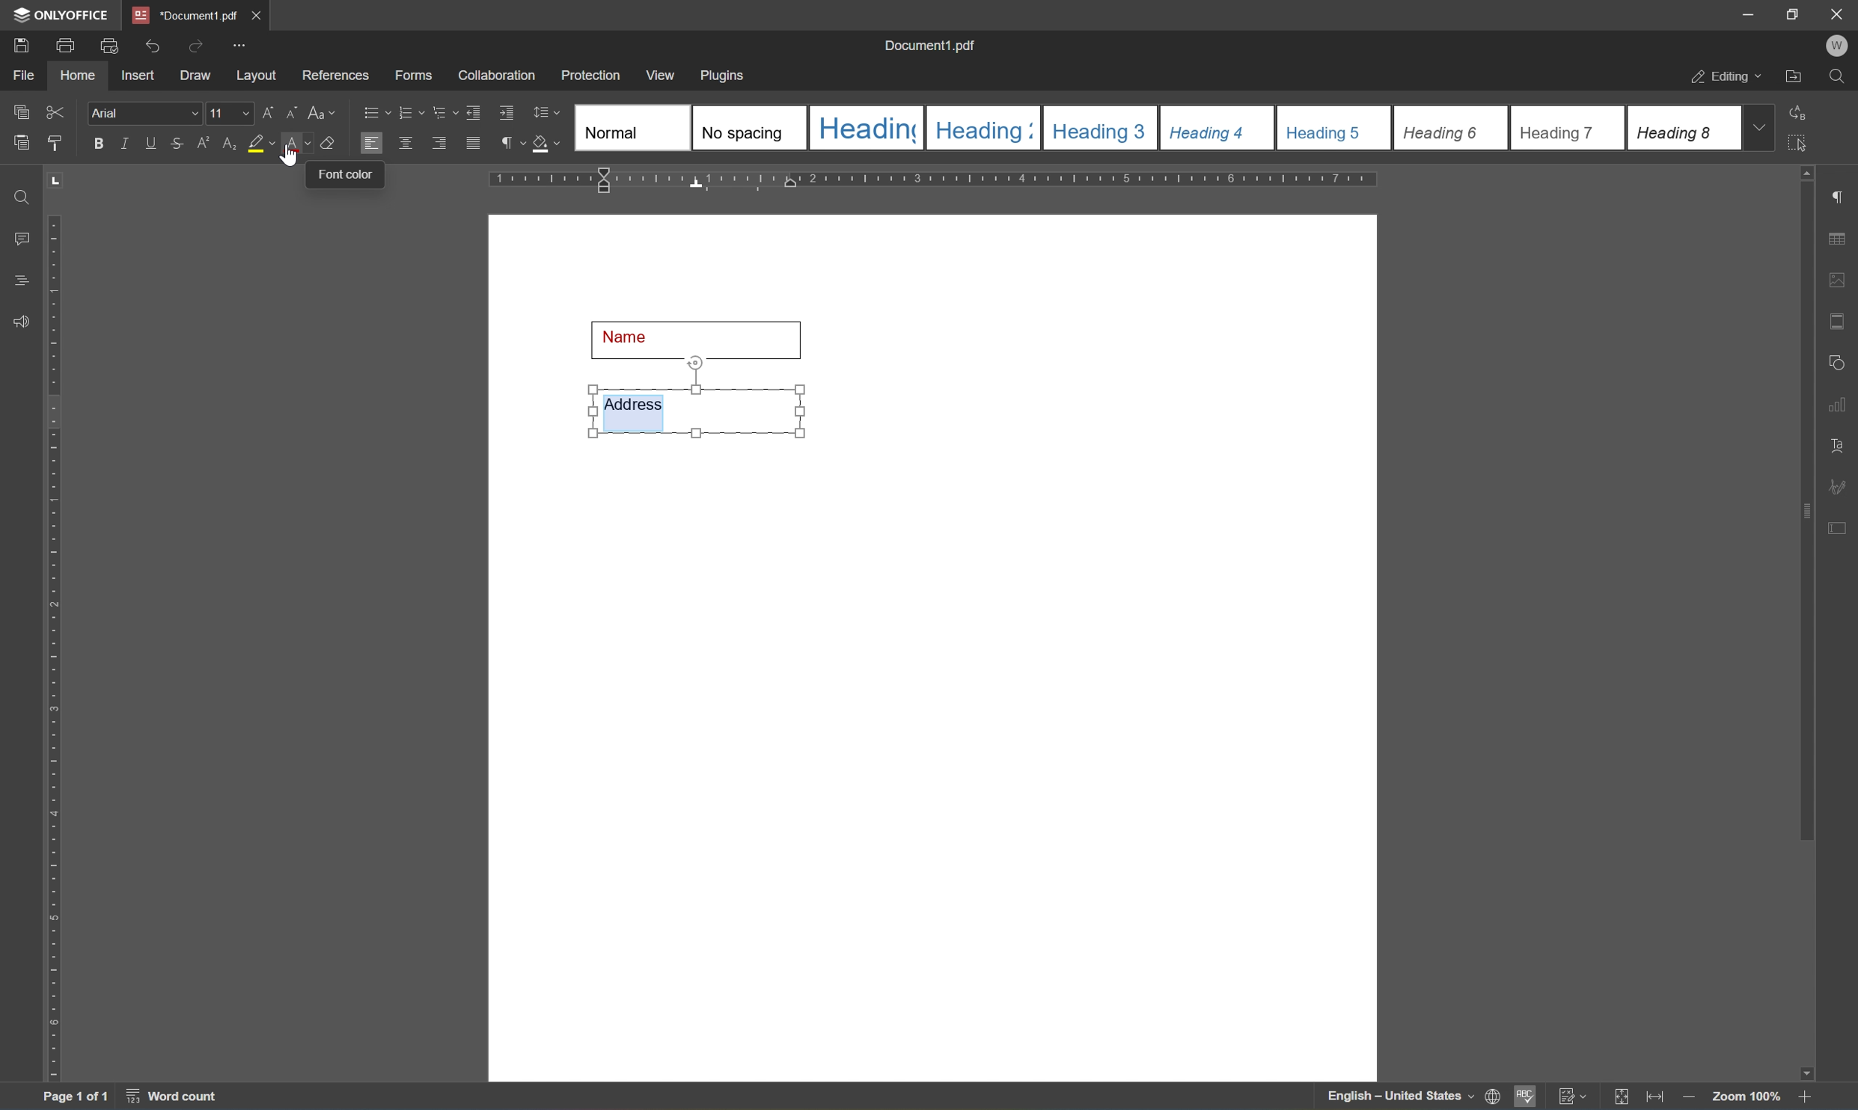 The width and height of the screenshot is (1858, 1110). Describe the element at coordinates (1793, 77) in the screenshot. I see `open file location` at that location.